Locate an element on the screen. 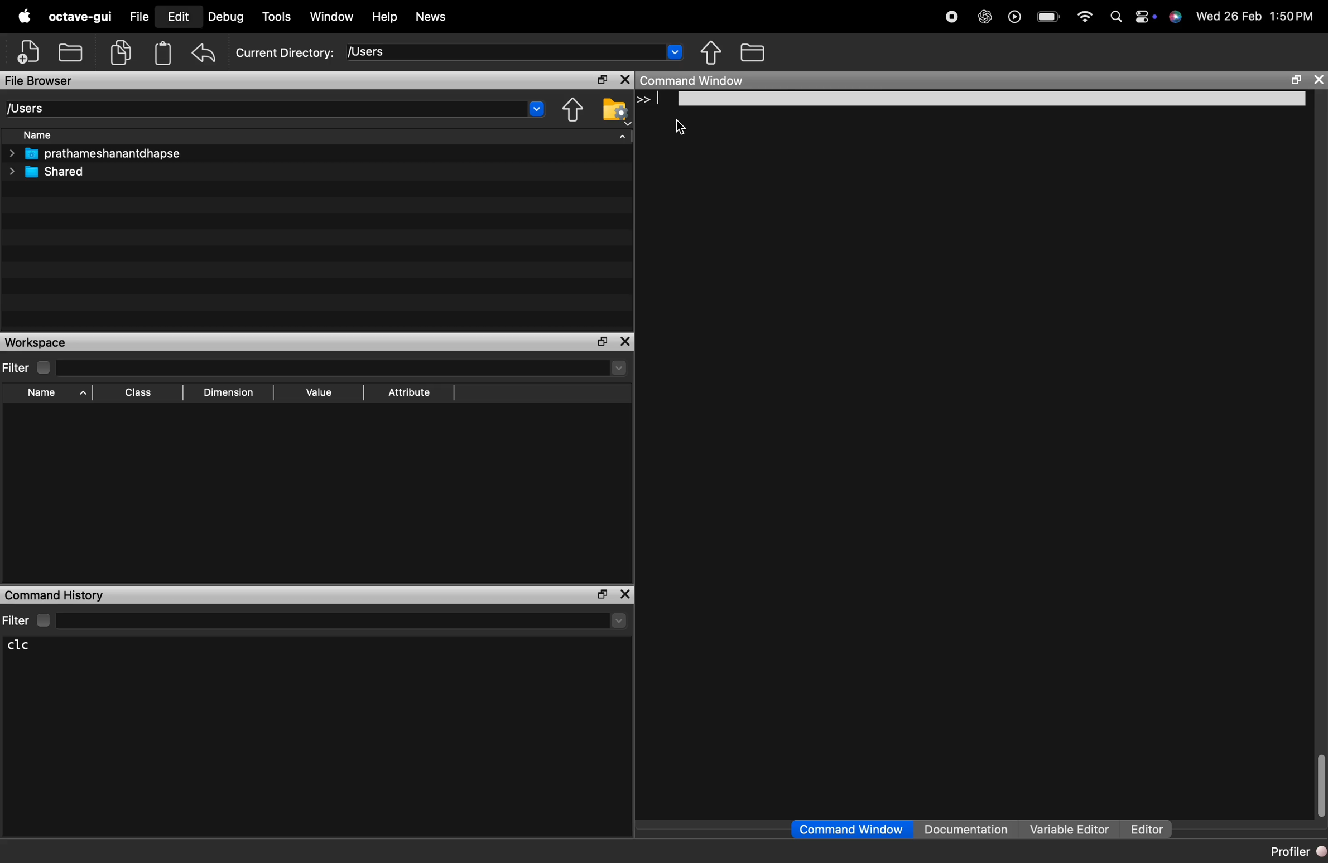  Browse directories is located at coordinates (755, 52).